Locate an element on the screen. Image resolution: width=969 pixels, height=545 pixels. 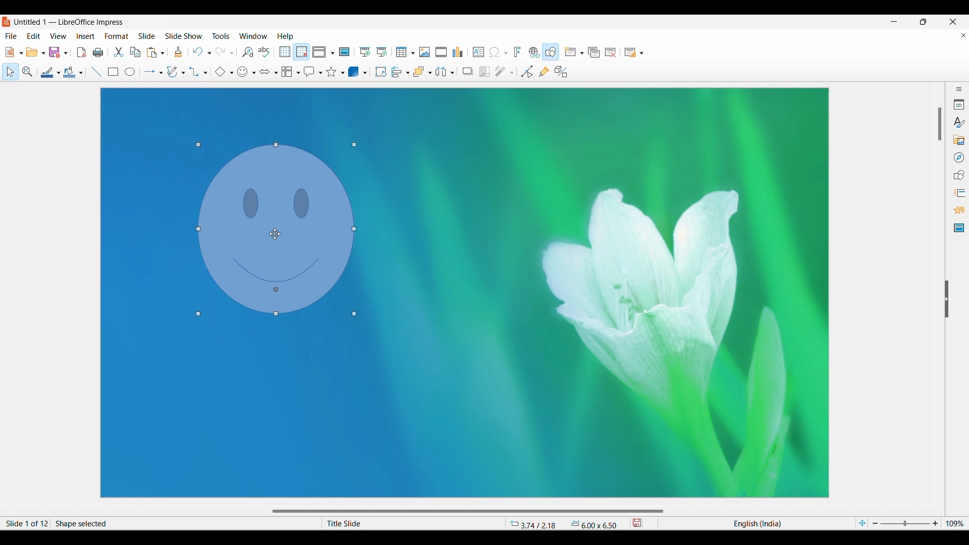
Shapes is located at coordinates (958, 175).